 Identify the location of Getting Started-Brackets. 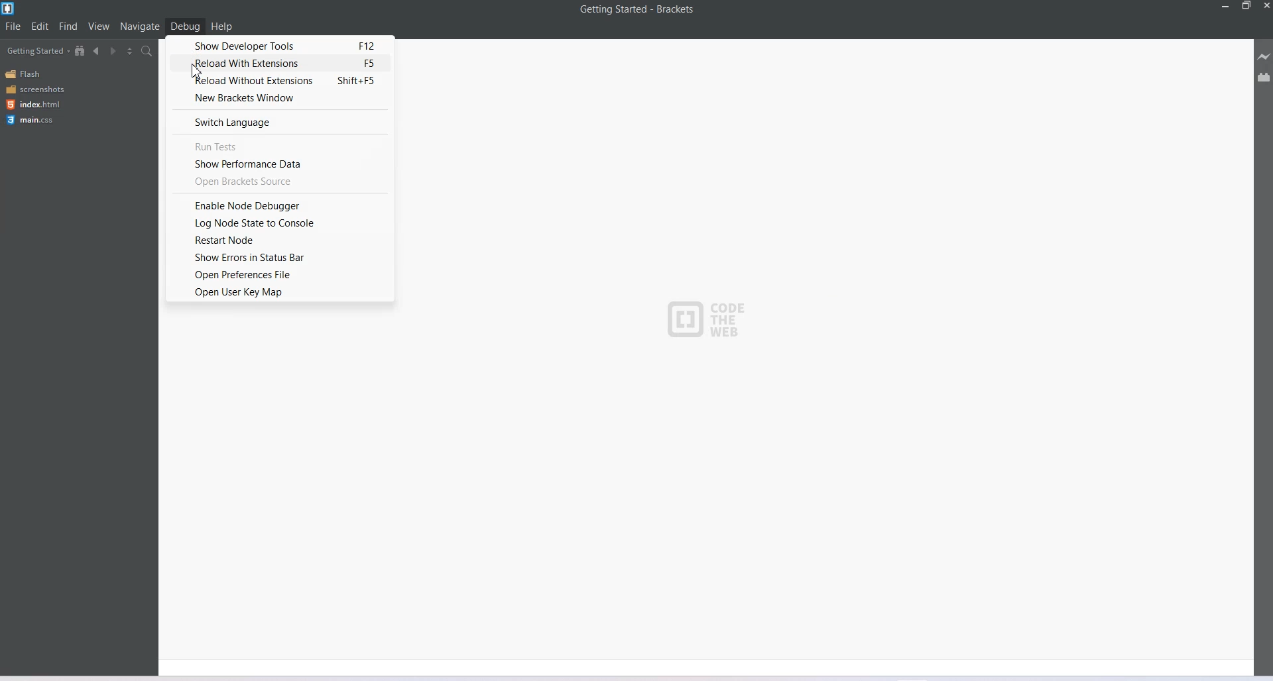
(637, 10).